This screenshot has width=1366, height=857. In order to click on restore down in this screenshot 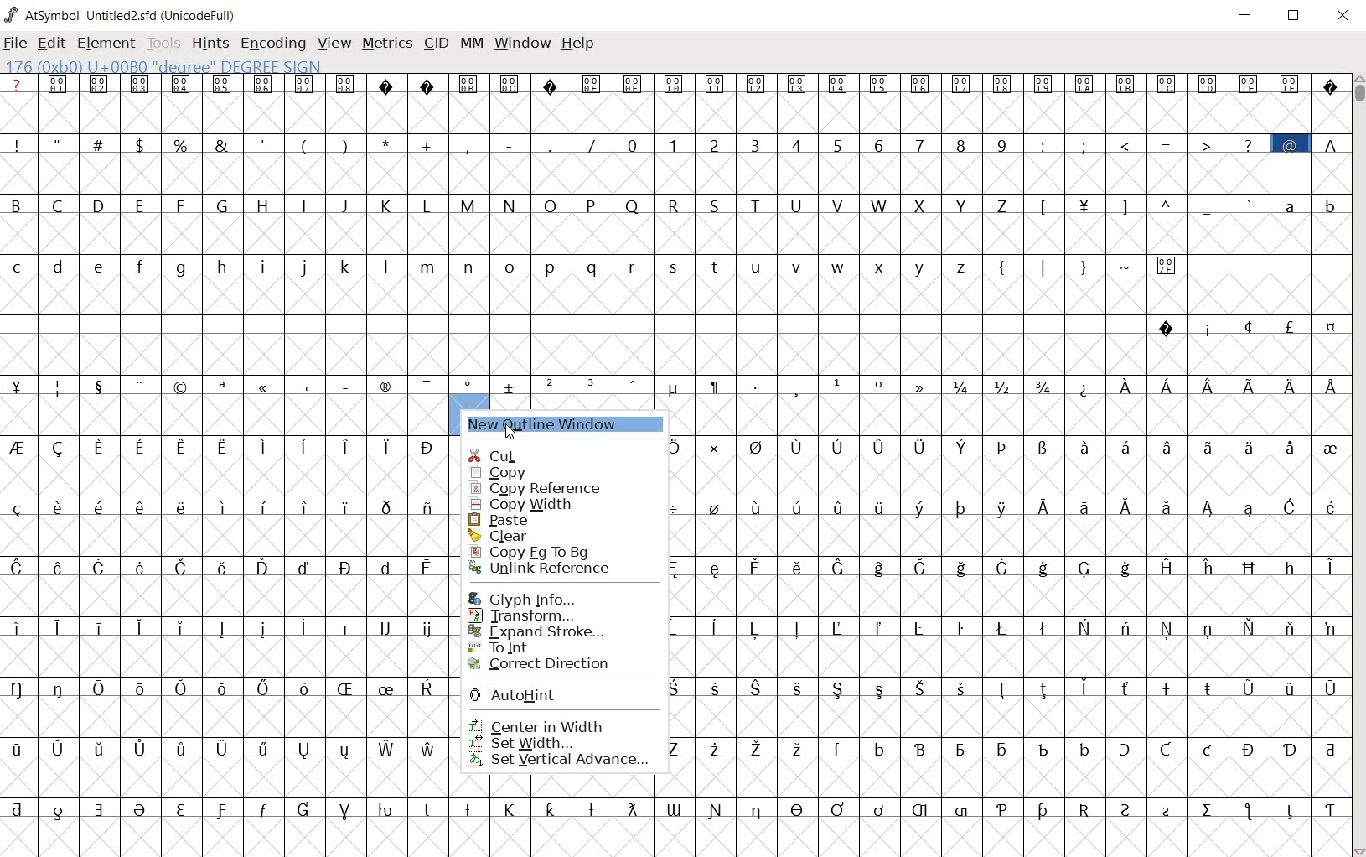, I will do `click(1296, 16)`.